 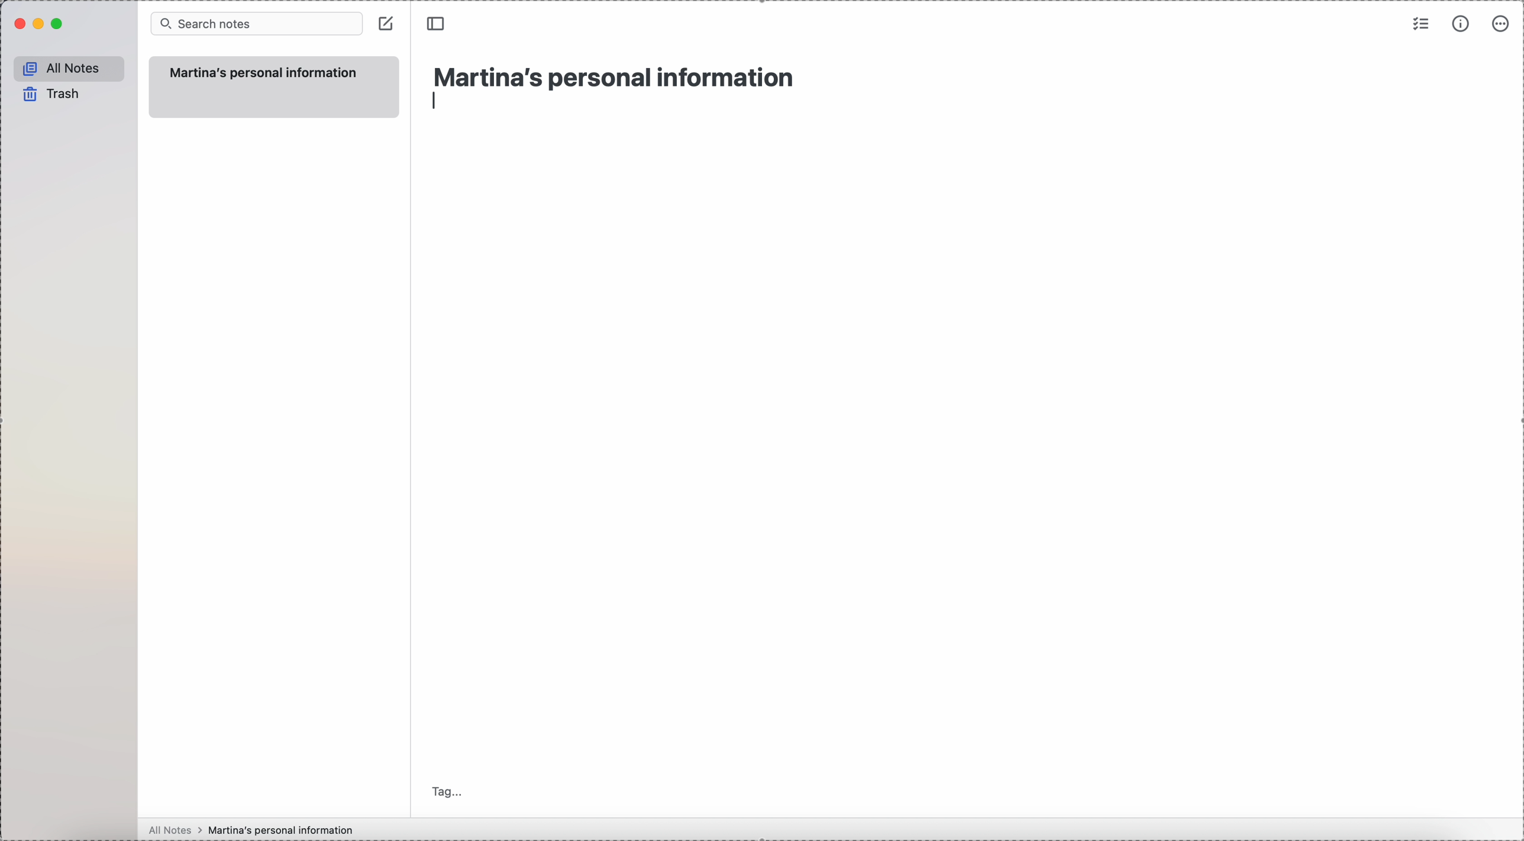 I want to click on tag, so click(x=450, y=791).